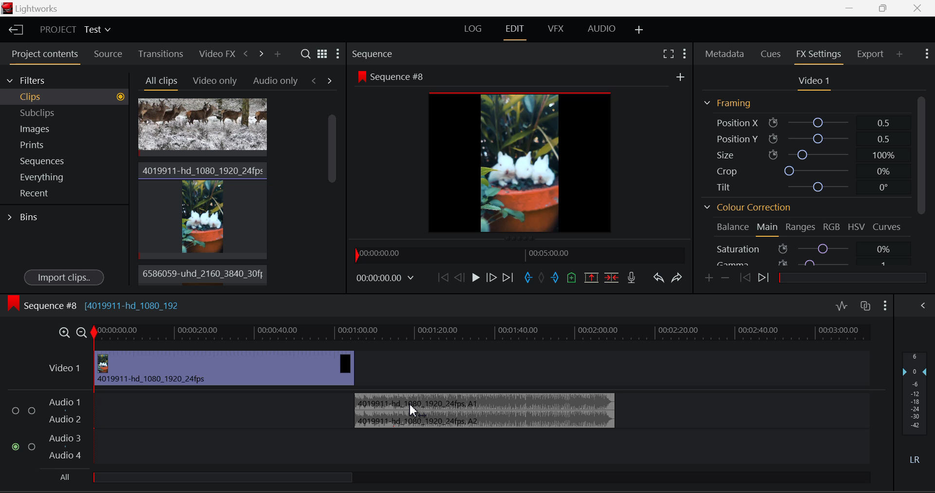 Image resolution: width=935 pixels, height=493 pixels. I want to click on Close, so click(917, 8).